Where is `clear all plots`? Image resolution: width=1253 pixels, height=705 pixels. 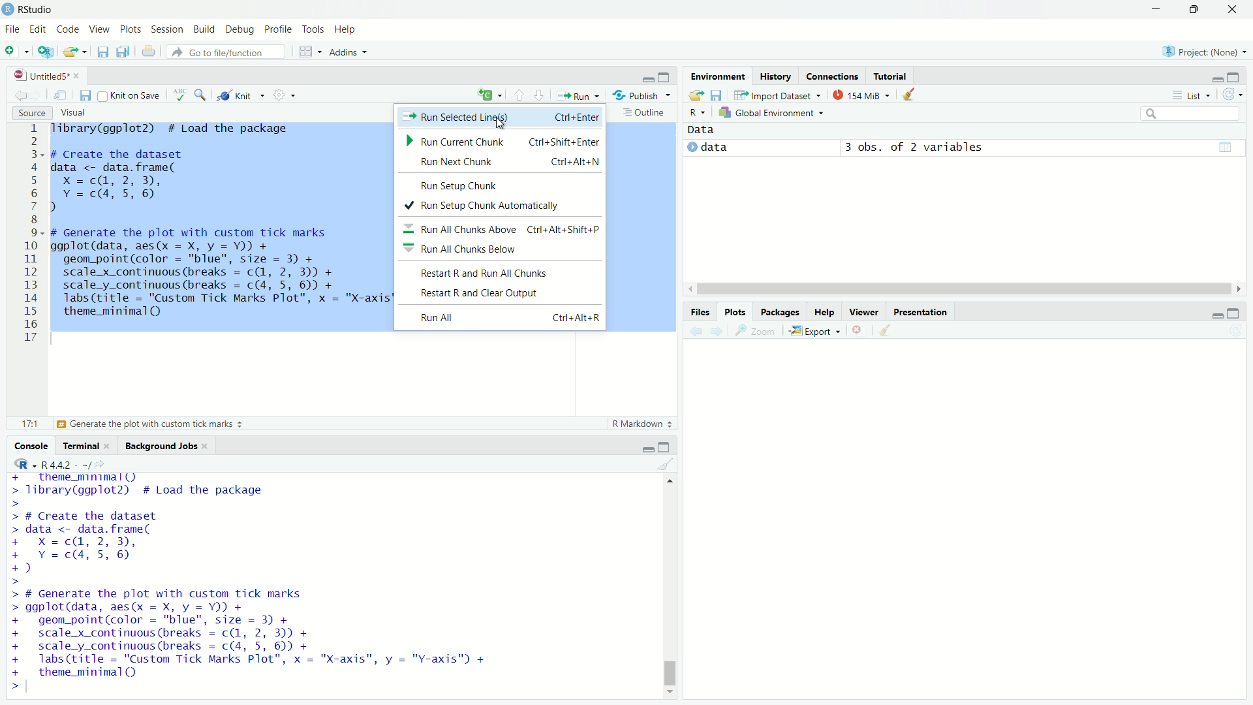 clear all plots is located at coordinates (885, 331).